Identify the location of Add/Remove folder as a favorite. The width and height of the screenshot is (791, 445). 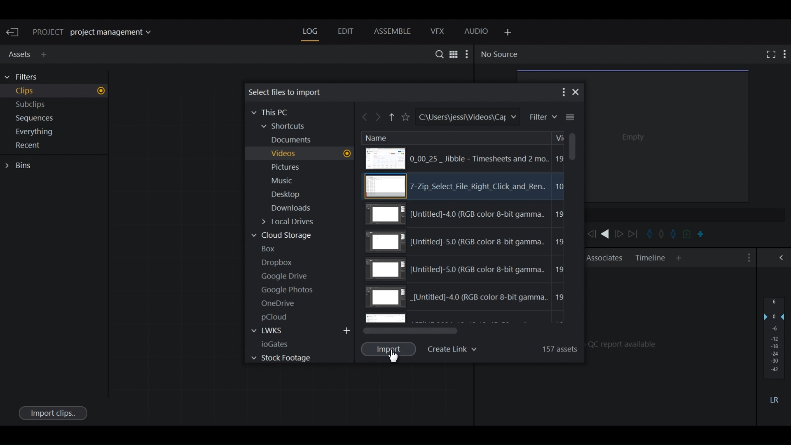
(405, 117).